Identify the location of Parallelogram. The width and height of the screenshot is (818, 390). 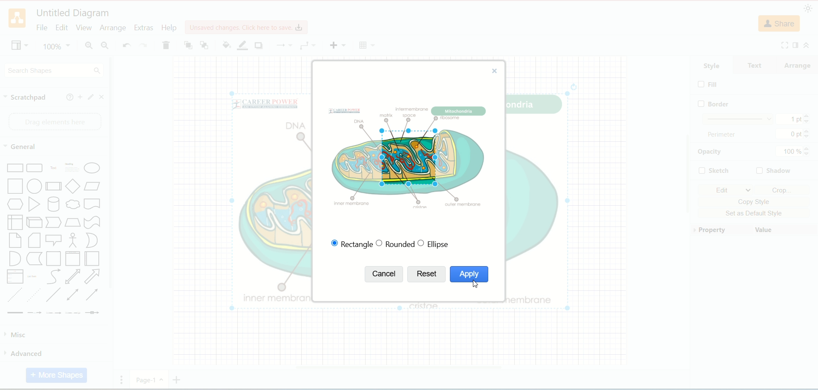
(94, 187).